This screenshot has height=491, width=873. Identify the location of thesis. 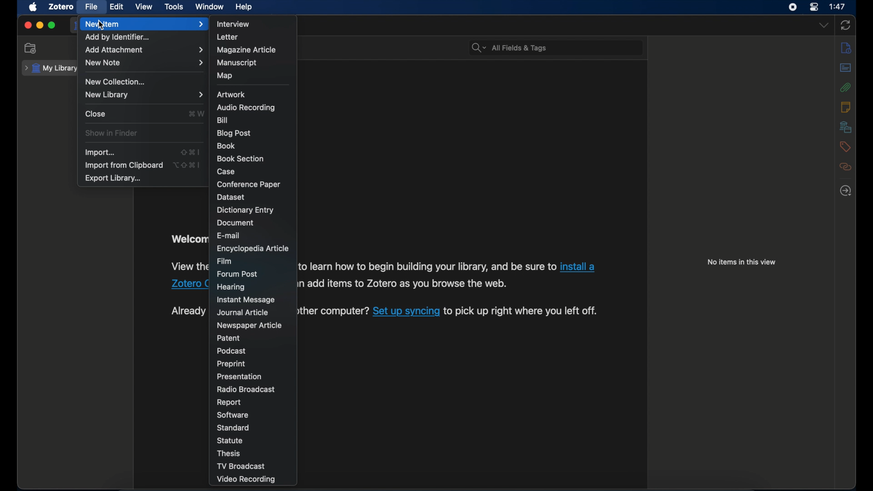
(230, 454).